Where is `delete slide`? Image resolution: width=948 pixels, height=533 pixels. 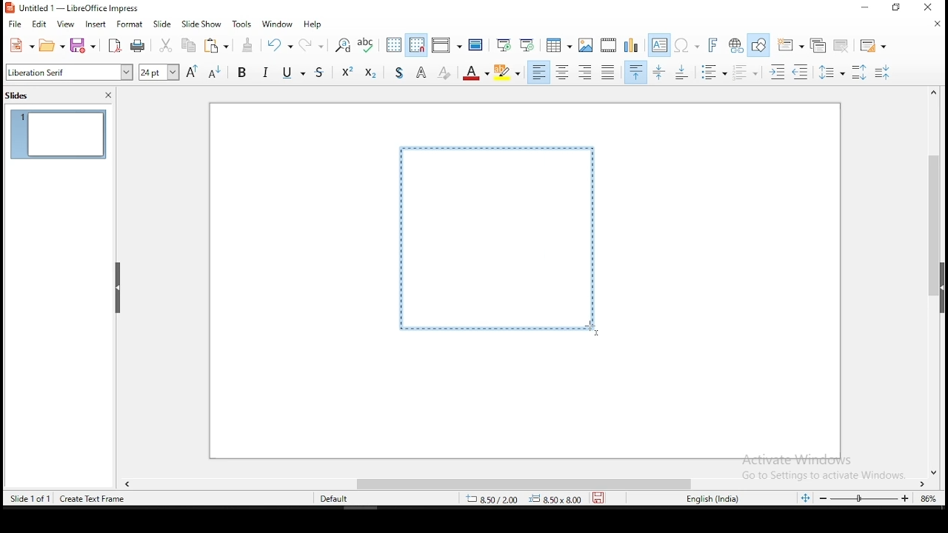
delete slide is located at coordinates (842, 44).